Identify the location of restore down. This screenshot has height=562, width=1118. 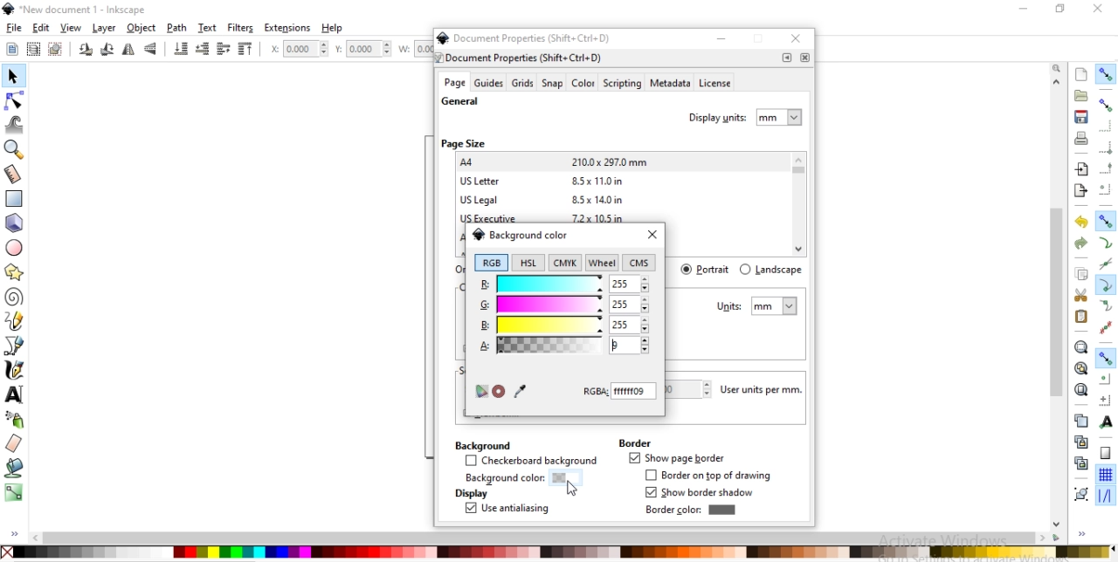
(1057, 8).